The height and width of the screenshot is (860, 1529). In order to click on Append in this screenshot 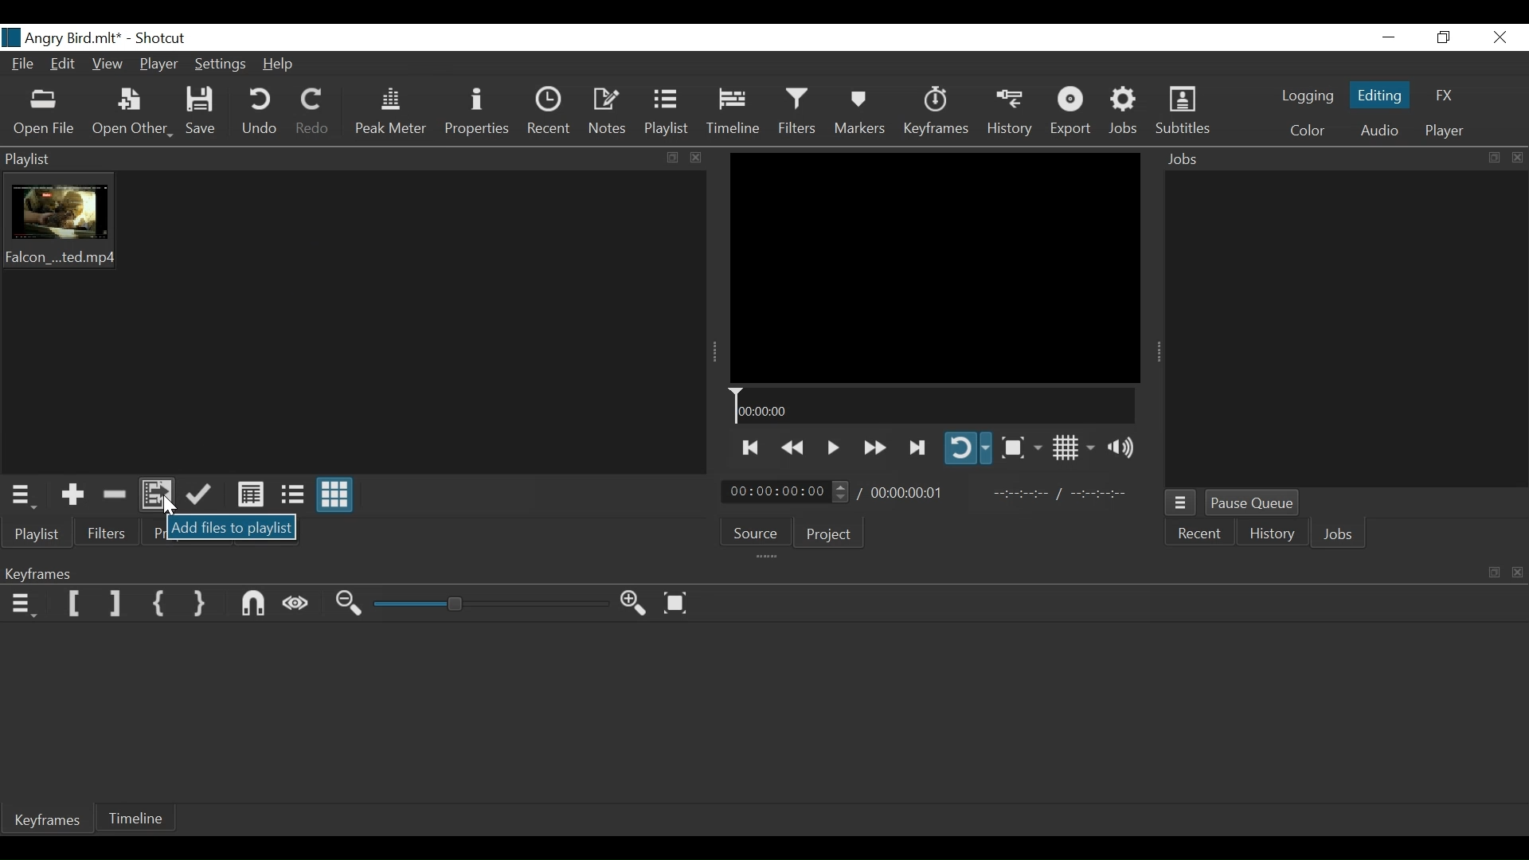, I will do `click(197, 495)`.